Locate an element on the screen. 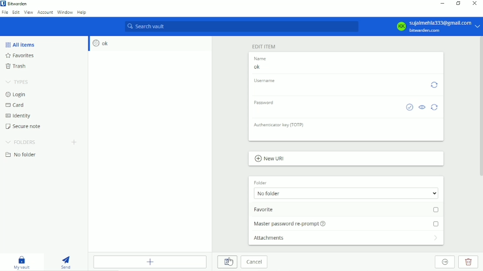 Image resolution: width=483 pixels, height=271 pixels. add New URL is located at coordinates (270, 159).